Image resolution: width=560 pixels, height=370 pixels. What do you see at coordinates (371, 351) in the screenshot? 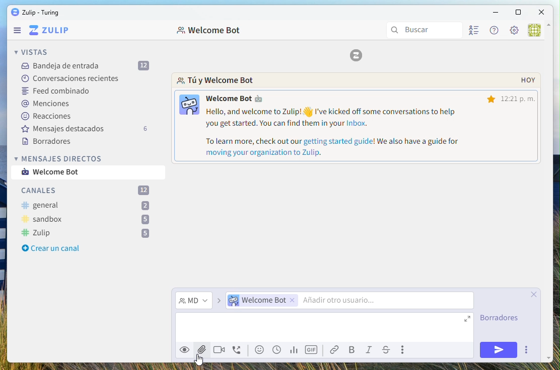
I see `italic` at bounding box center [371, 351].